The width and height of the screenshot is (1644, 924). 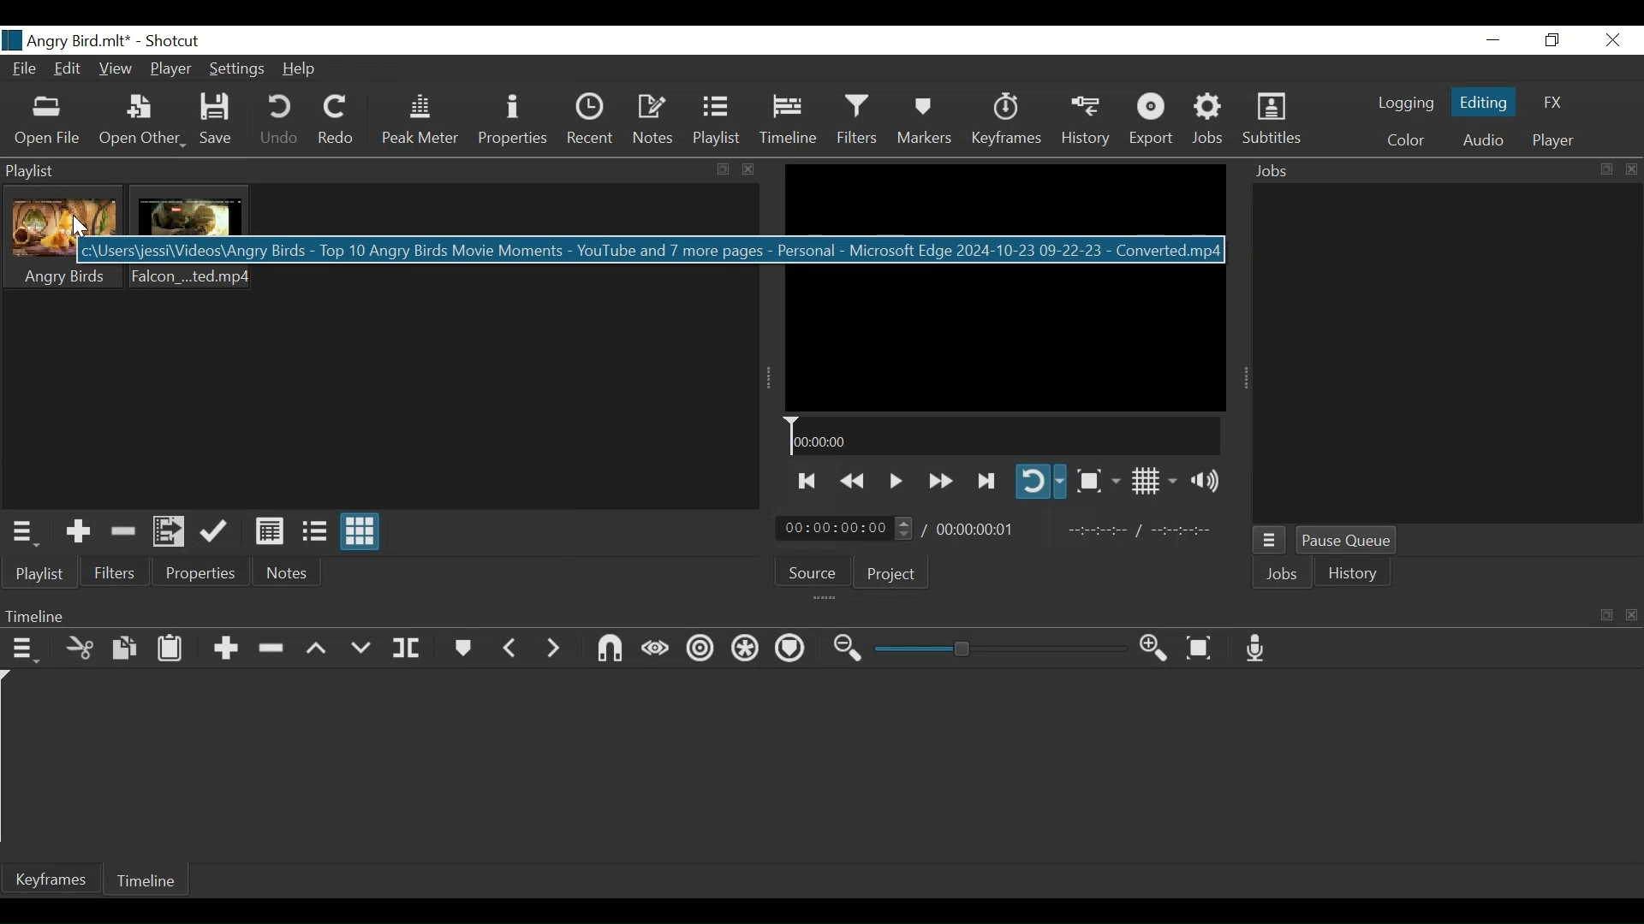 I want to click on Zoom timeline to fit, so click(x=1200, y=650).